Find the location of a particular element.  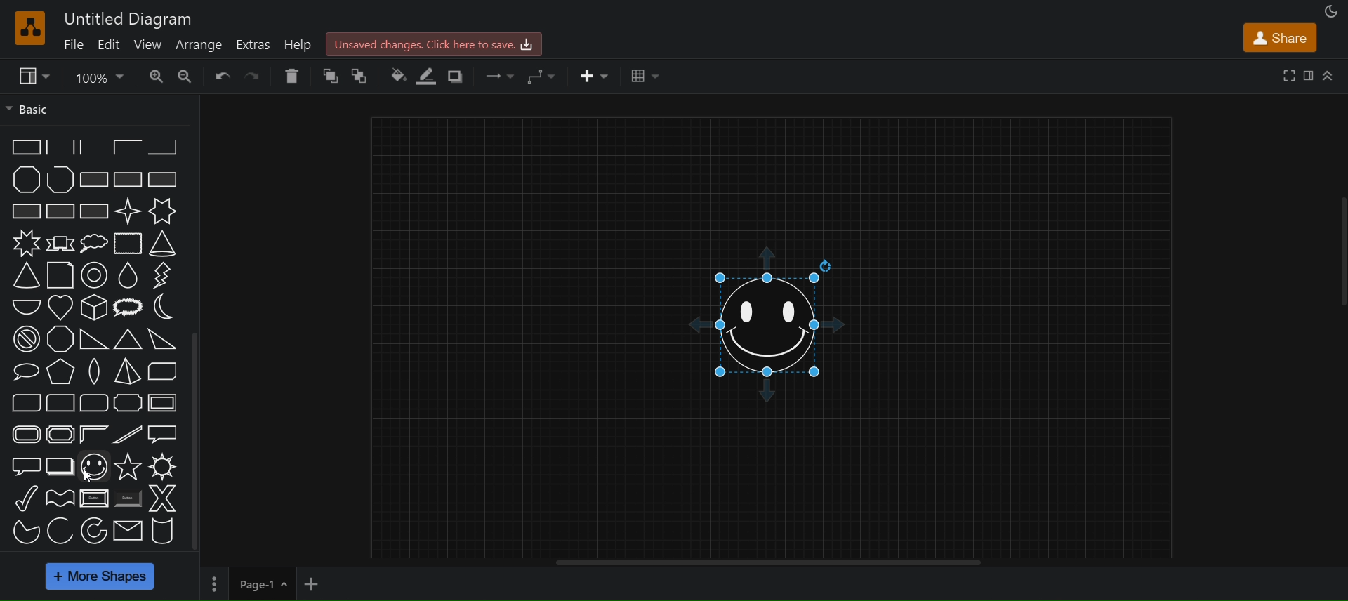

waypoints is located at coordinates (545, 77).